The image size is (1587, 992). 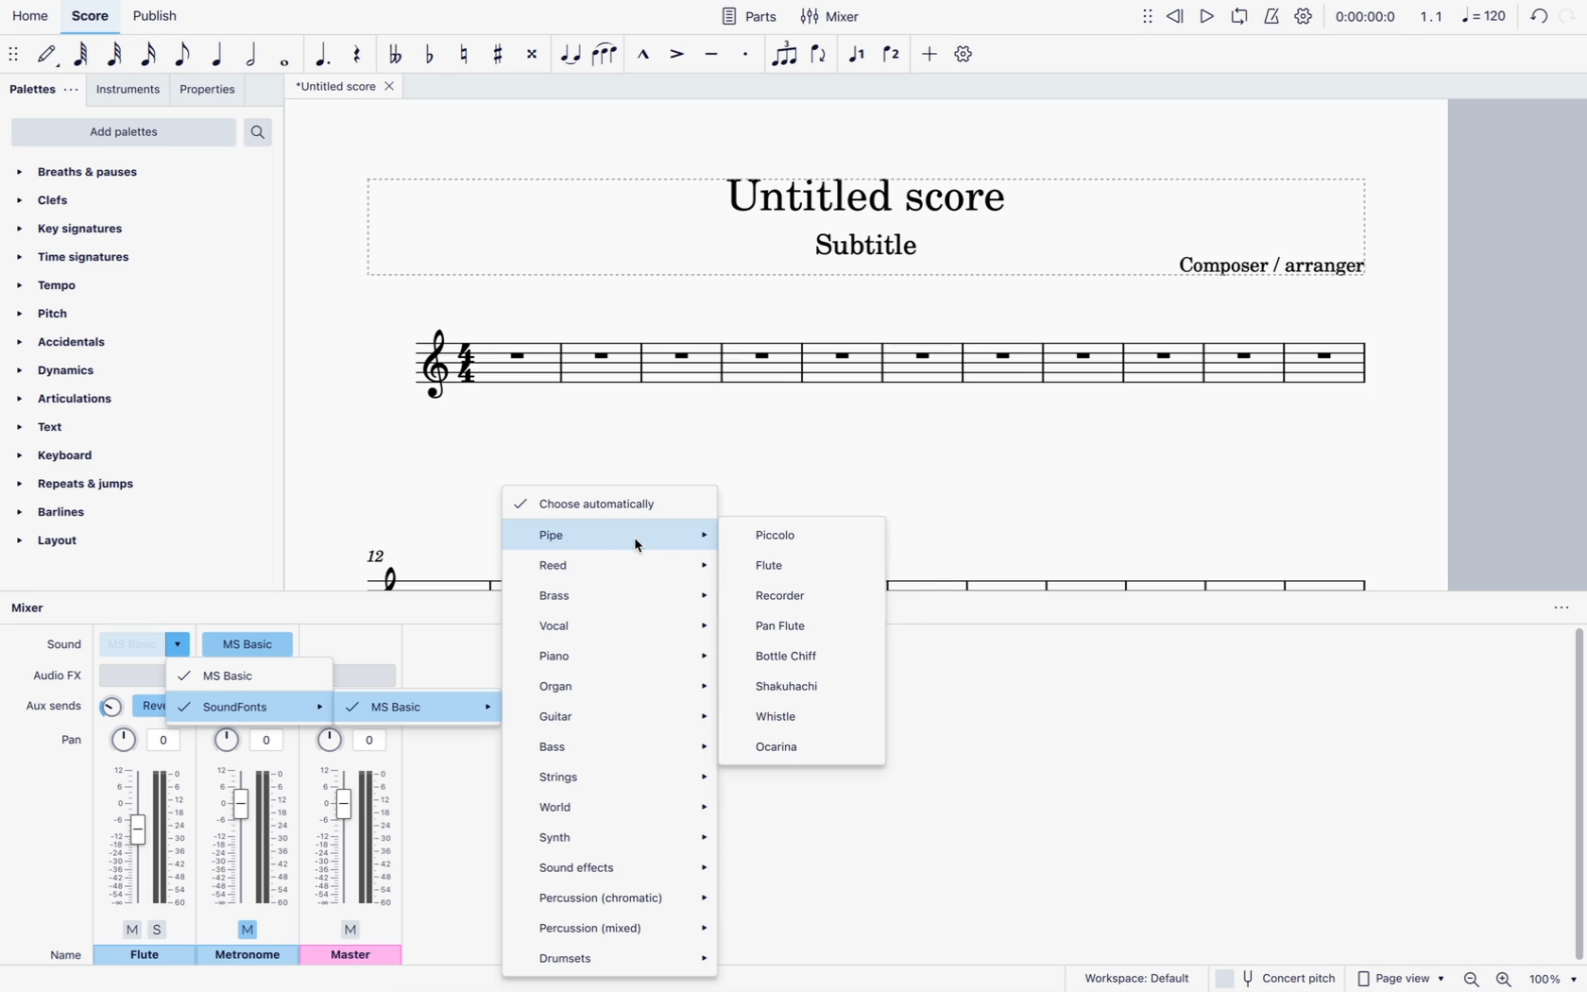 What do you see at coordinates (250, 706) in the screenshot?
I see `soundfonts` at bounding box center [250, 706].